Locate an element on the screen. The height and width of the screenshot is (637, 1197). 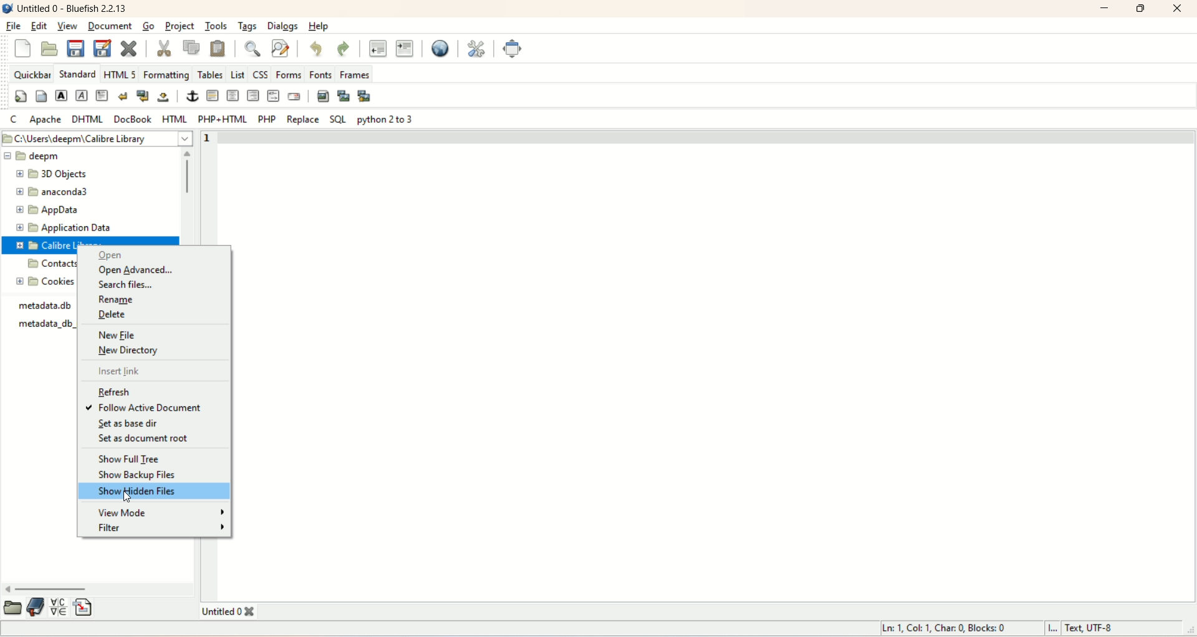
REPLACE is located at coordinates (302, 122).